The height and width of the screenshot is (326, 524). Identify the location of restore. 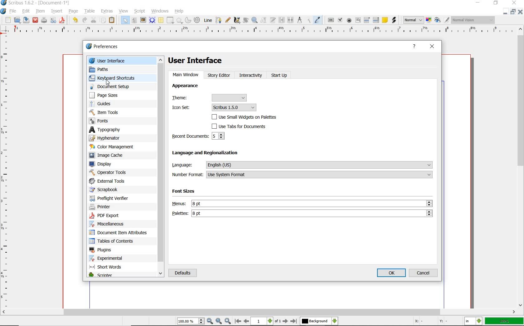
(505, 12).